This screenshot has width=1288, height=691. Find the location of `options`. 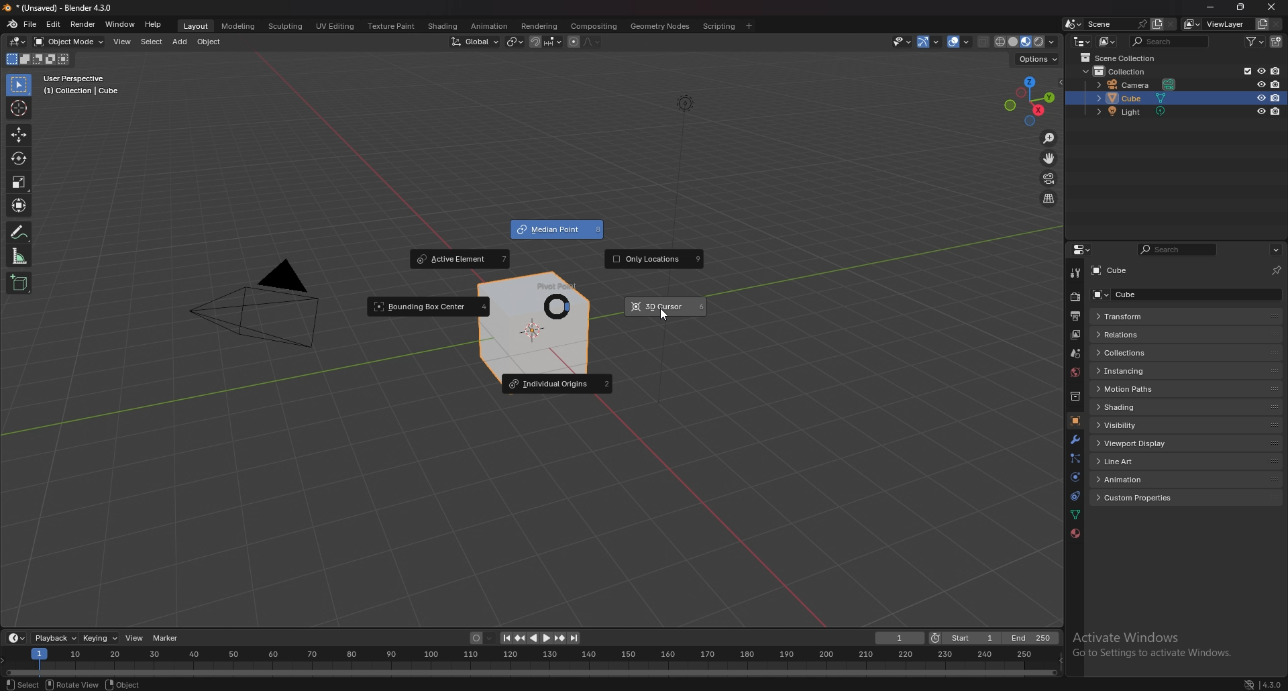

options is located at coordinates (1038, 60).